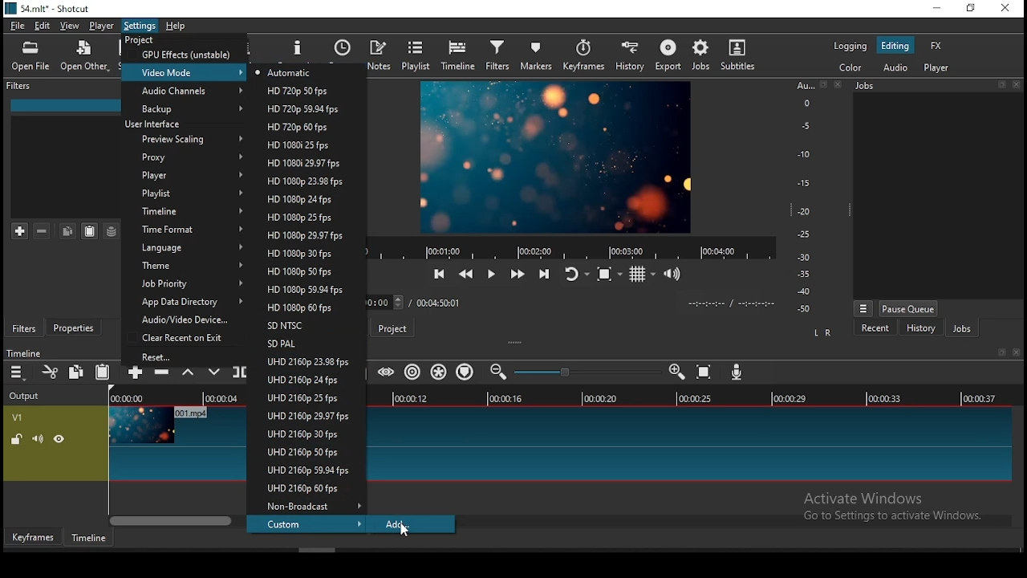 The height and width of the screenshot is (578, 1027). I want to click on project, so click(392, 328).